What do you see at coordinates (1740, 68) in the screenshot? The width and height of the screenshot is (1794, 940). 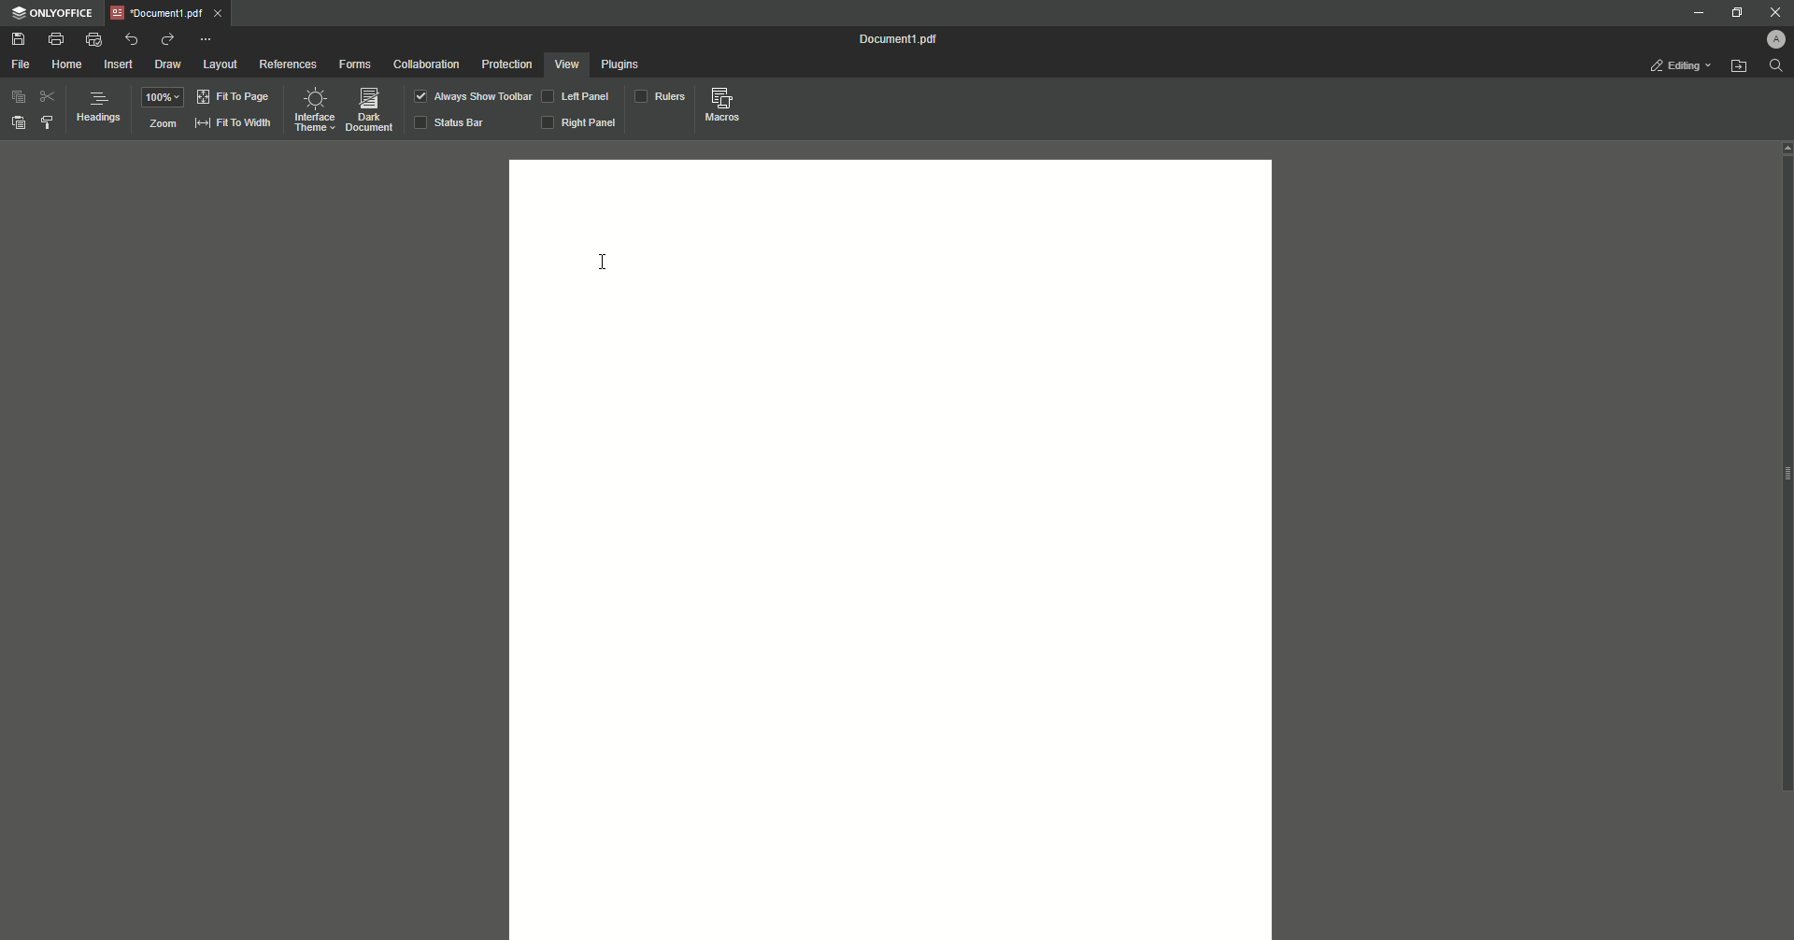 I see `Open` at bounding box center [1740, 68].